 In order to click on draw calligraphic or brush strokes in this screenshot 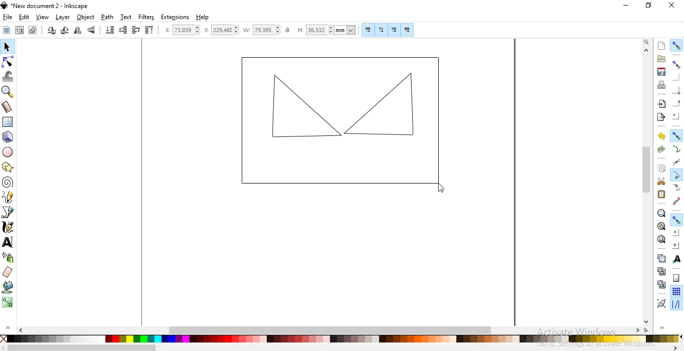, I will do `click(8, 227)`.